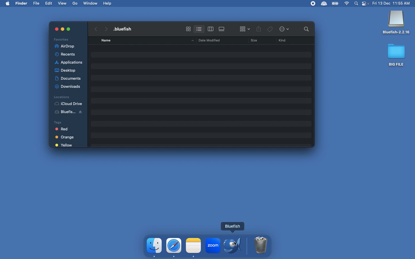  Describe the element at coordinates (174, 245) in the screenshot. I see `safari` at that location.